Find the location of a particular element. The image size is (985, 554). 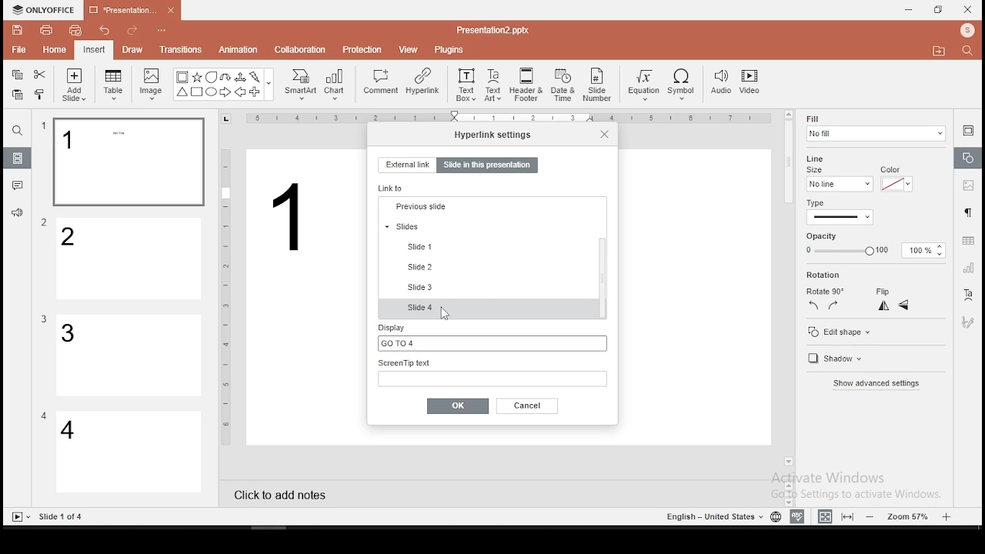

animation is located at coordinates (237, 51).